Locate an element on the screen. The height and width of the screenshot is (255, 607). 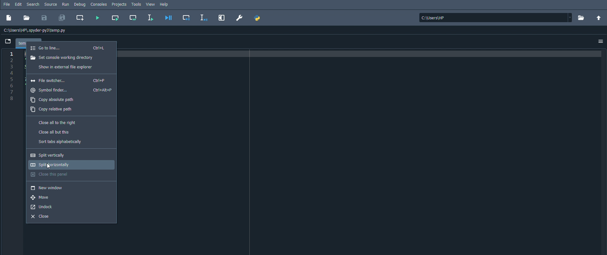
line numbers is located at coordinates (11, 77).